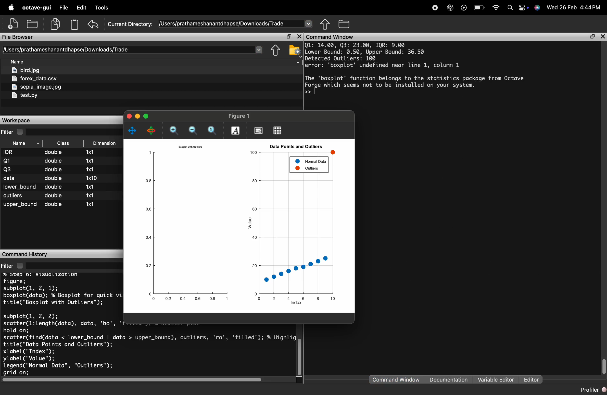 The height and width of the screenshot is (395, 607). Describe the element at coordinates (384, 55) in the screenshot. I see `Ql: 14.00, Q3: 23.00, IQR: 9.00

Lower Bound: ©.50, Upper Bound: 36.50

Detected Outliers: 100

error: 'boxplot' undefined near line 1, column 1` at that location.